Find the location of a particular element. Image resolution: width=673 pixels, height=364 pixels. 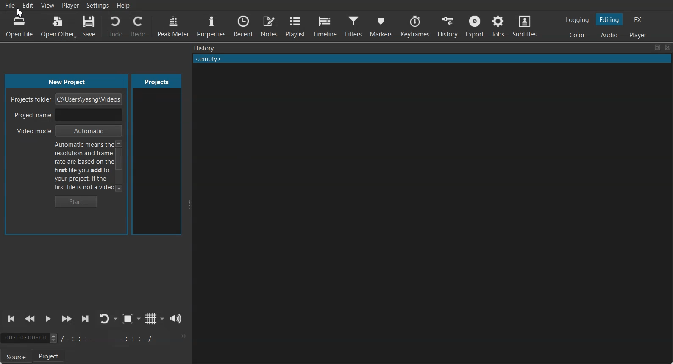

Toggle player lopping is located at coordinates (103, 319).